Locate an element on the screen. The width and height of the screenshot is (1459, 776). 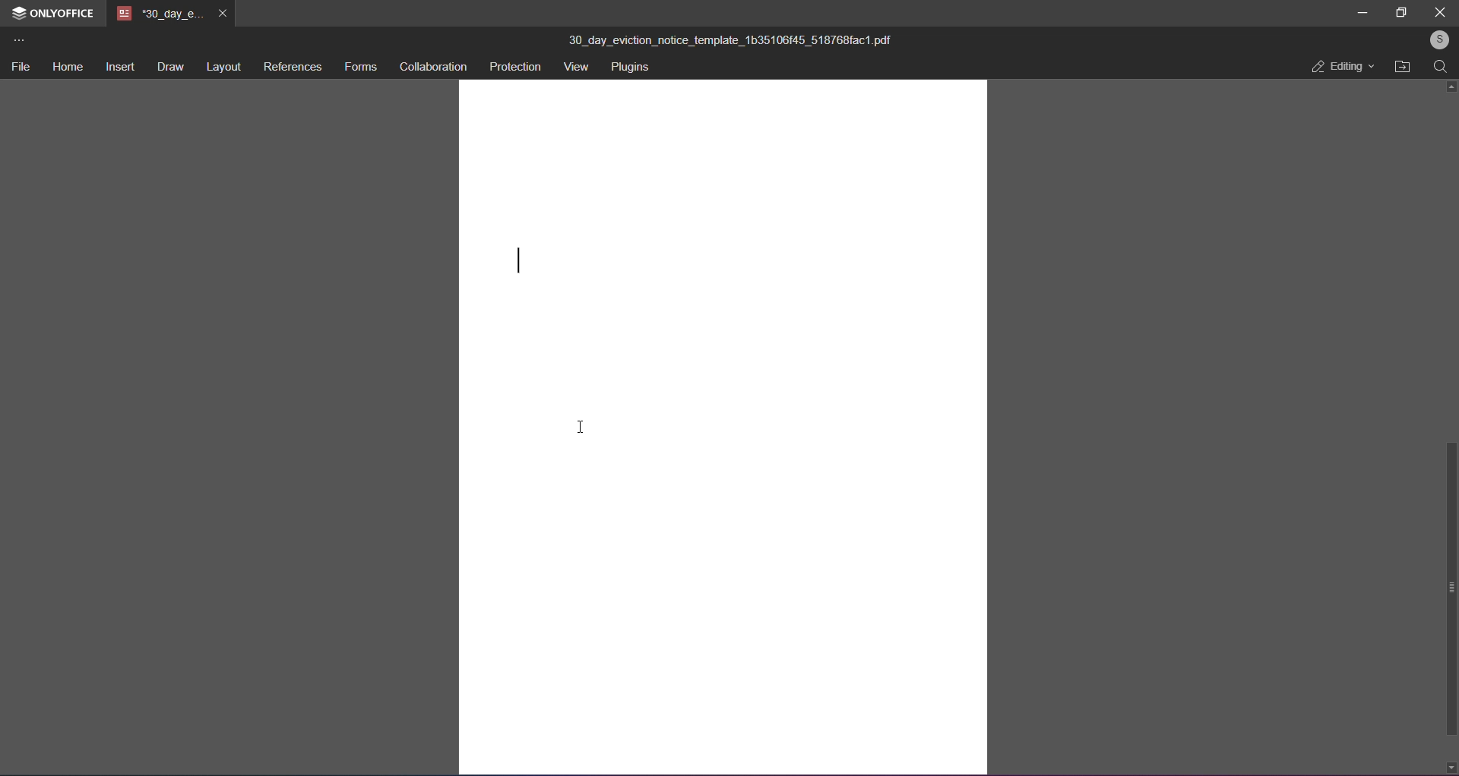
tab name is located at coordinates (159, 14).